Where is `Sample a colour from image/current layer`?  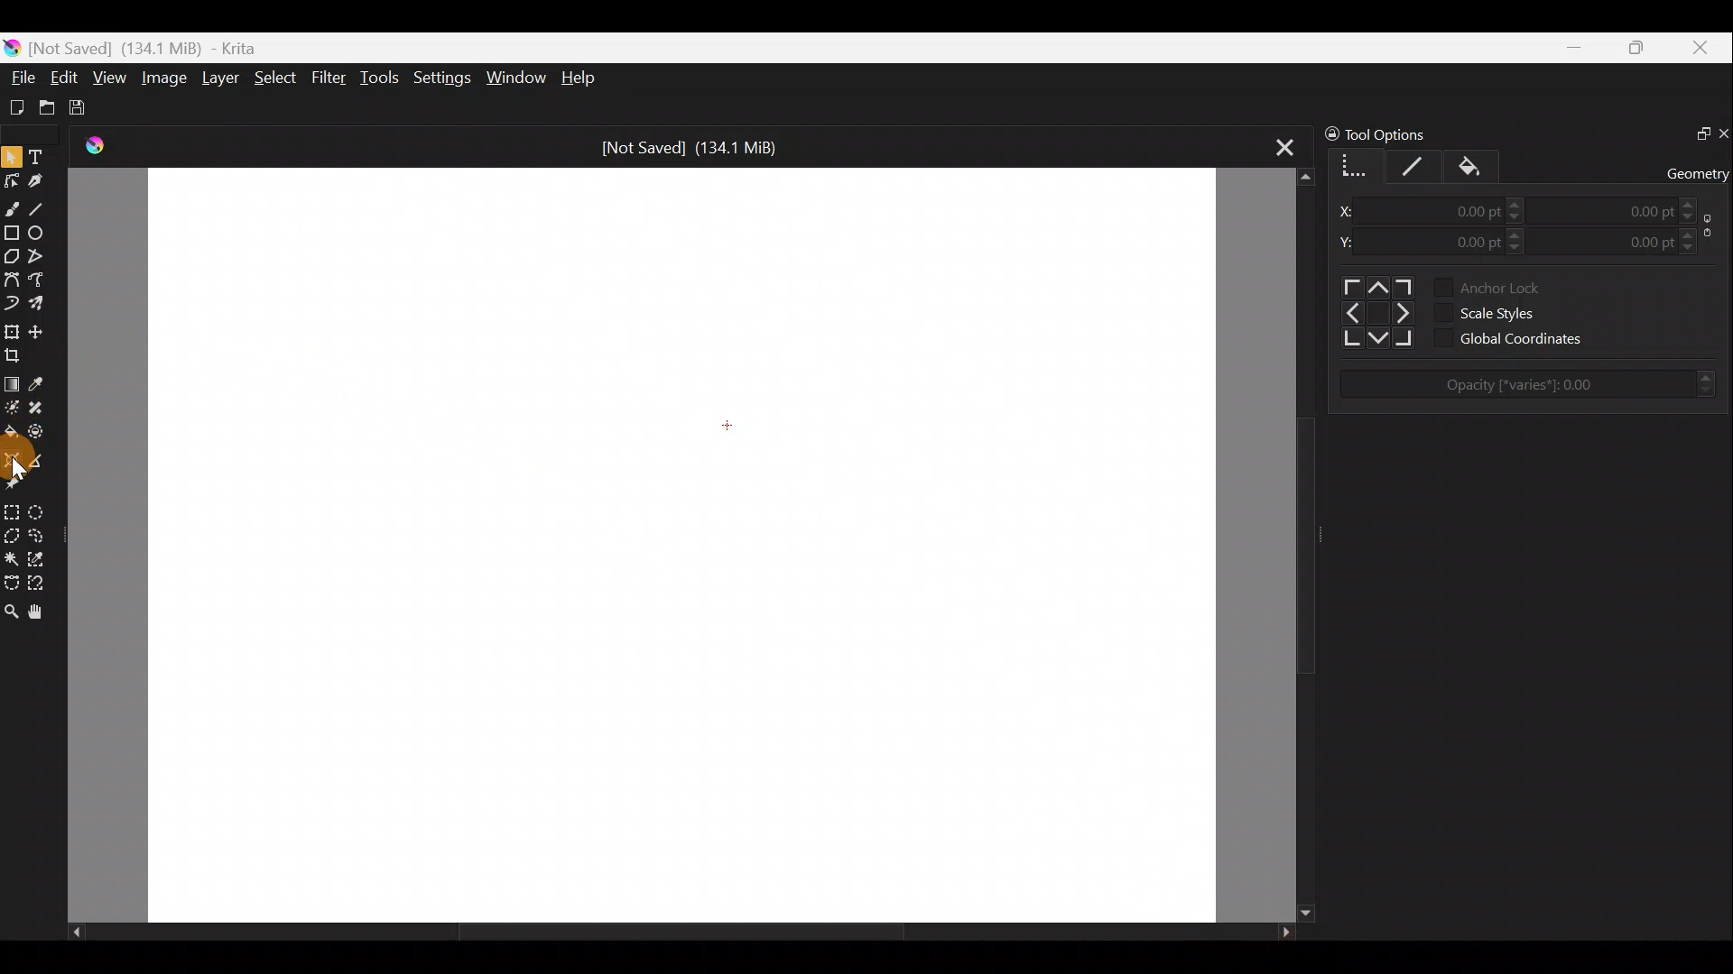
Sample a colour from image/current layer is located at coordinates (39, 381).